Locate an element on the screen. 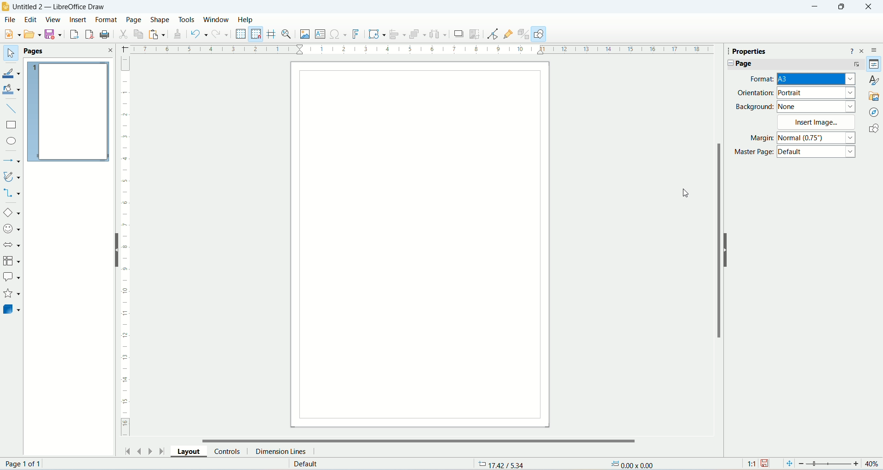 The width and height of the screenshot is (883, 470). format is located at coordinates (107, 19).